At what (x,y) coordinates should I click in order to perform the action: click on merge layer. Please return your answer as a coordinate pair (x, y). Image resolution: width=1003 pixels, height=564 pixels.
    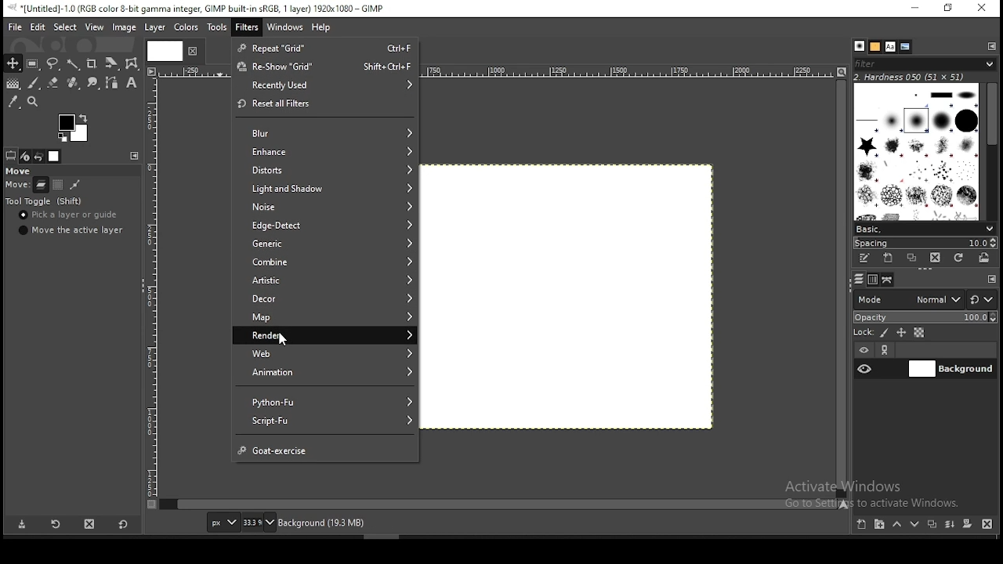
    Looking at the image, I should click on (949, 526).